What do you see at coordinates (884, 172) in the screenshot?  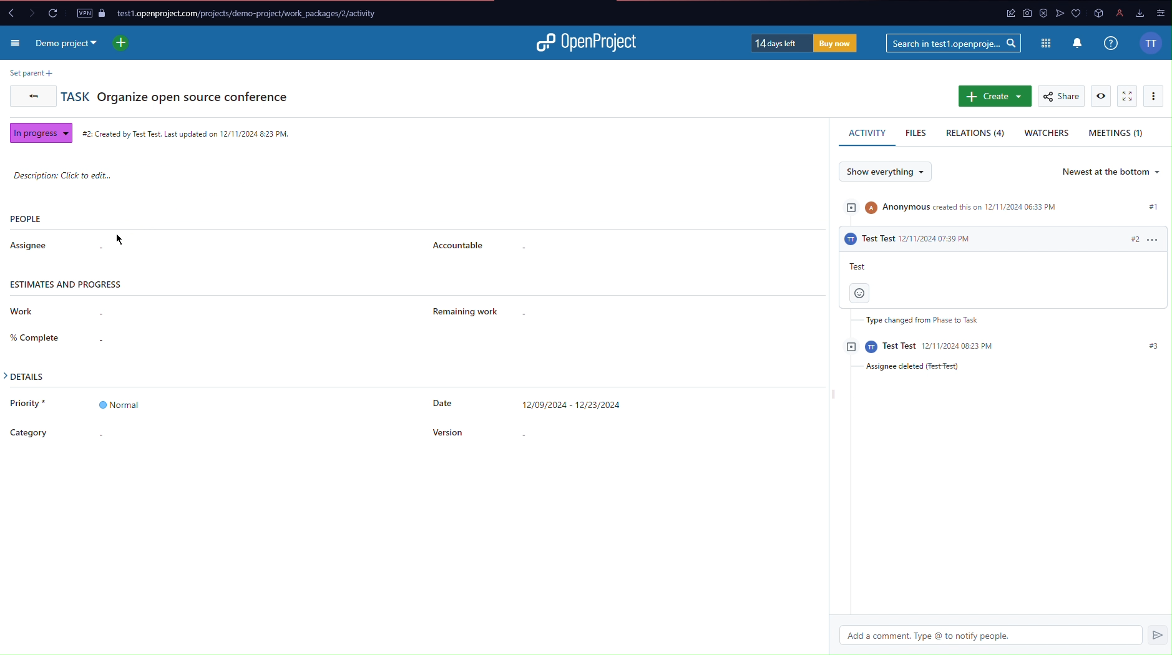 I see `Show everything` at bounding box center [884, 172].